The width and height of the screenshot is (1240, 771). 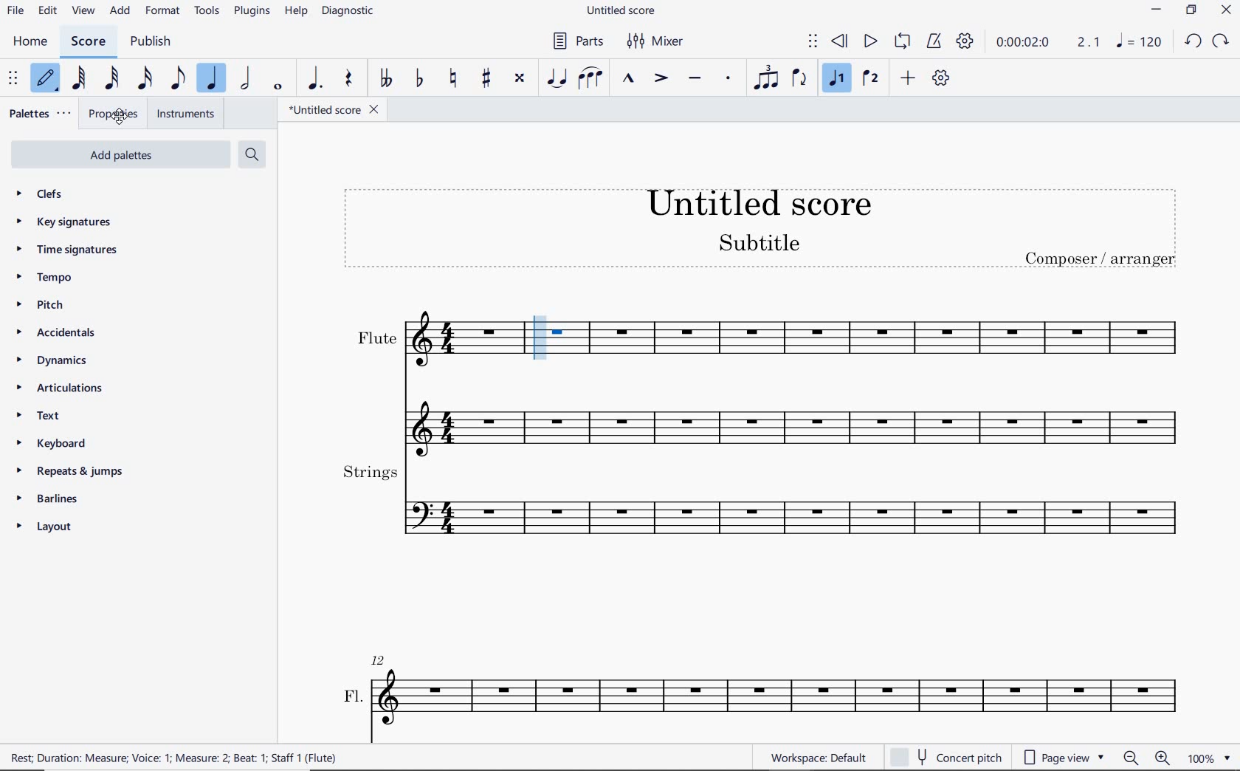 What do you see at coordinates (297, 11) in the screenshot?
I see `HELP` at bounding box center [297, 11].